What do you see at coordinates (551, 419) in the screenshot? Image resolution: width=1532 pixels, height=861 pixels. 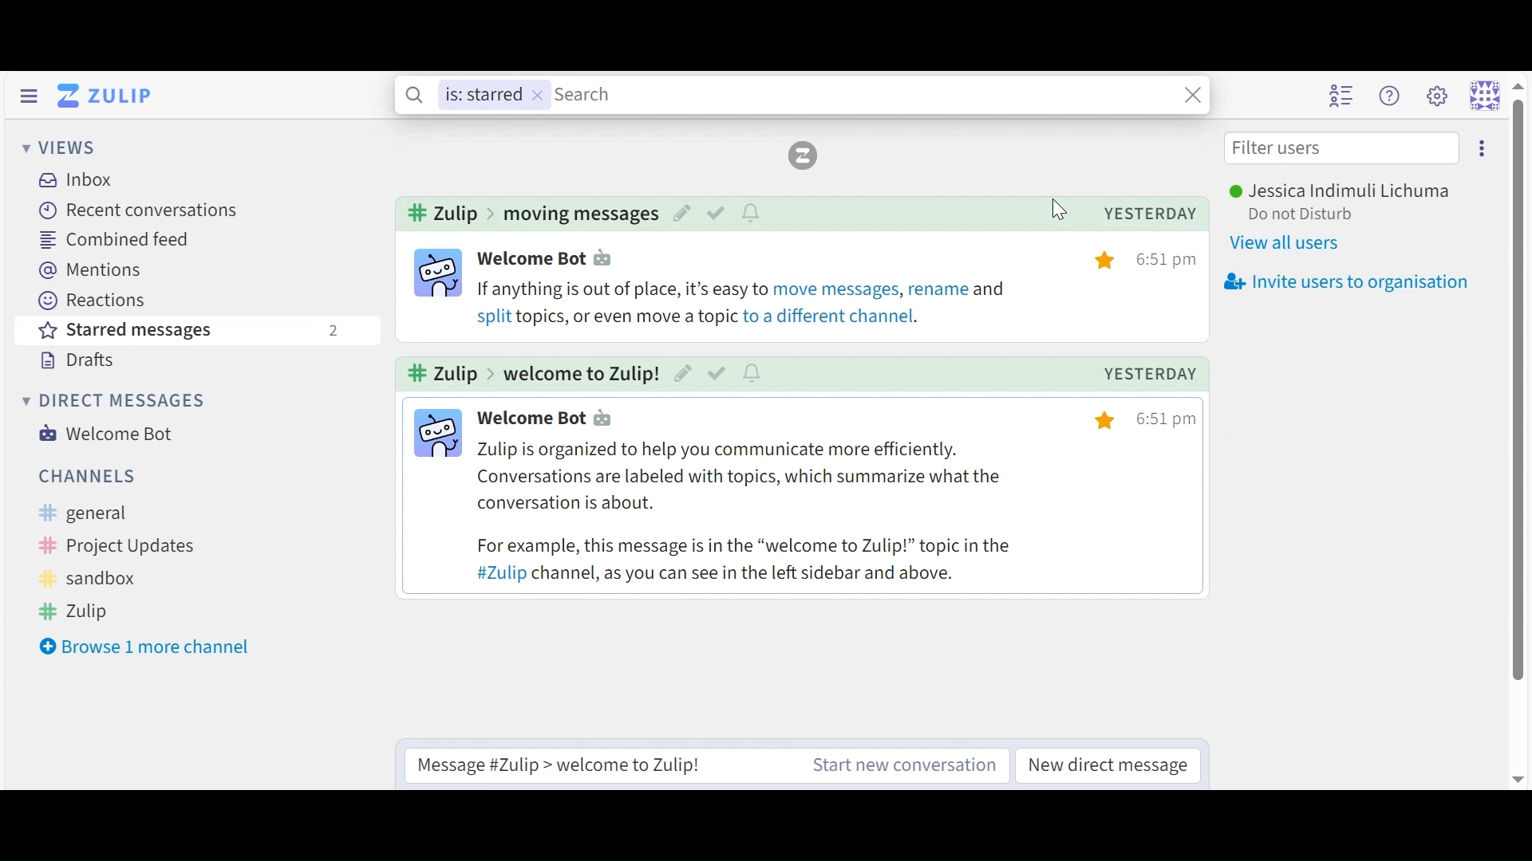 I see `user profile` at bounding box center [551, 419].